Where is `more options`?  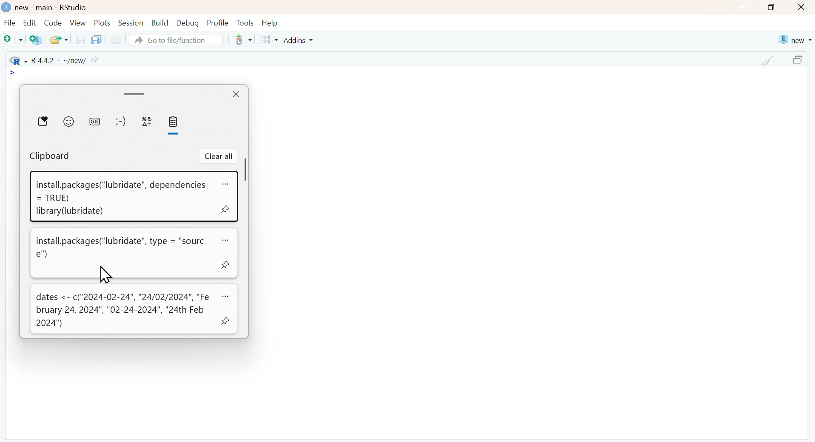 more options is located at coordinates (224, 240).